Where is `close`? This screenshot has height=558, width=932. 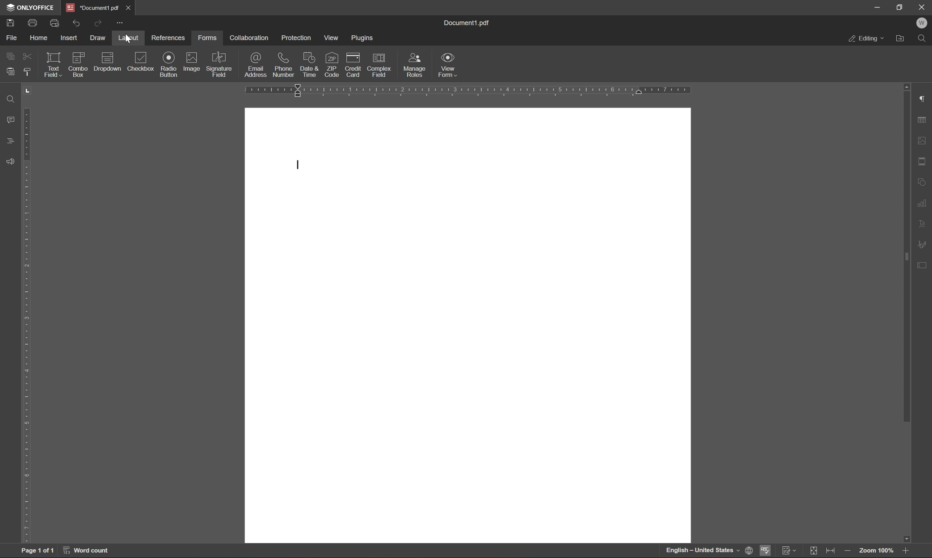
close is located at coordinates (922, 7).